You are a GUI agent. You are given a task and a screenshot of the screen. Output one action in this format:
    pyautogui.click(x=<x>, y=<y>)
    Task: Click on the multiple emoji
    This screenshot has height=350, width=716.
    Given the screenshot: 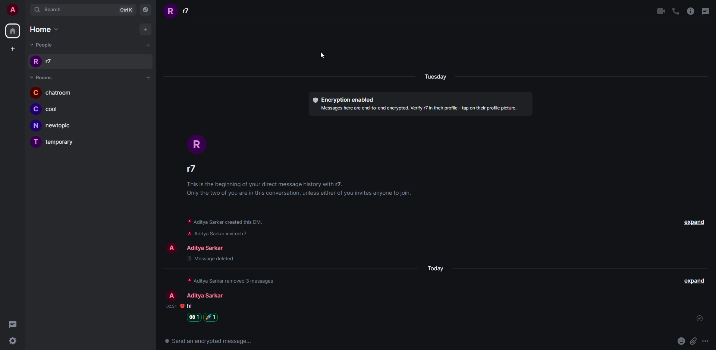 What is the action you would take?
    pyautogui.click(x=211, y=316)
    